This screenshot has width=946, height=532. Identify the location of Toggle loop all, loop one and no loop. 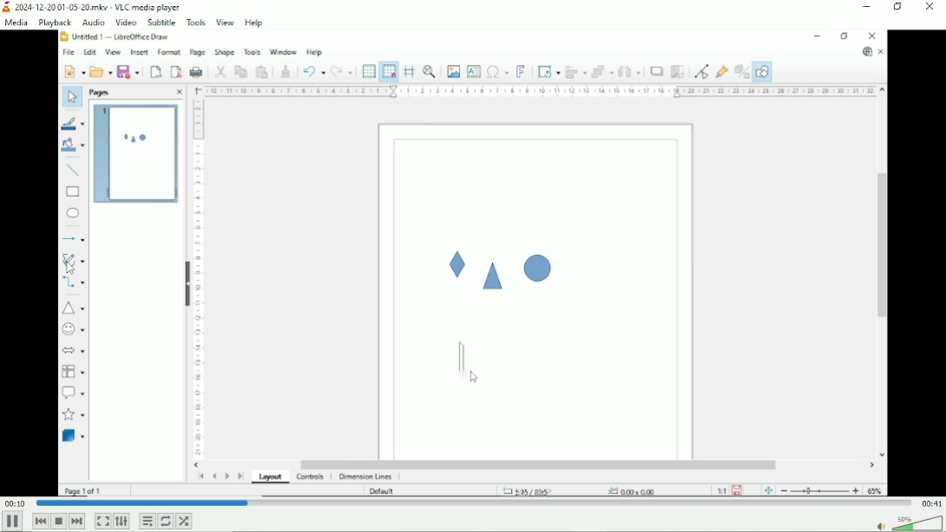
(165, 521).